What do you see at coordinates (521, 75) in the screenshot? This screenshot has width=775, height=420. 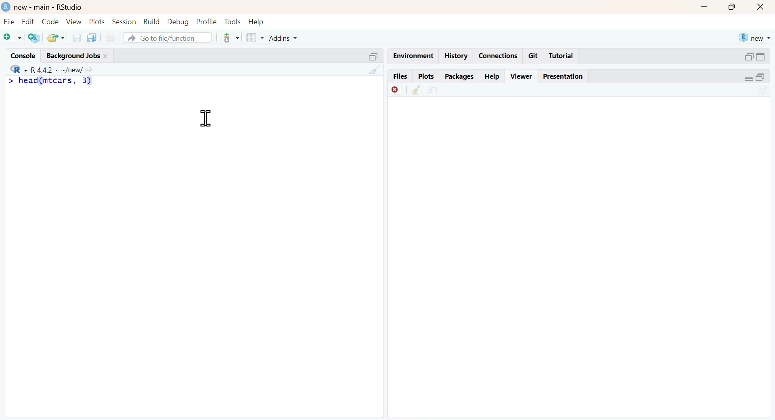 I see `Viewer` at bounding box center [521, 75].